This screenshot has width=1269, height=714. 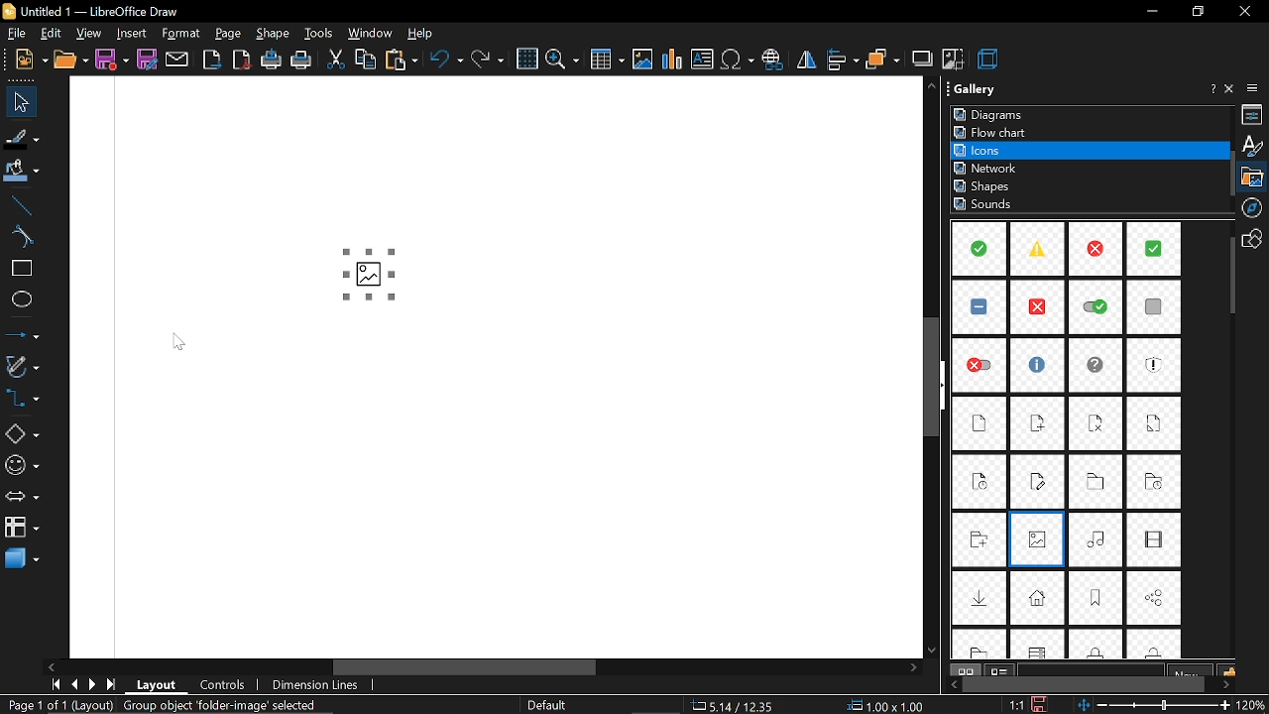 I want to click on flowchart, so click(x=20, y=528).